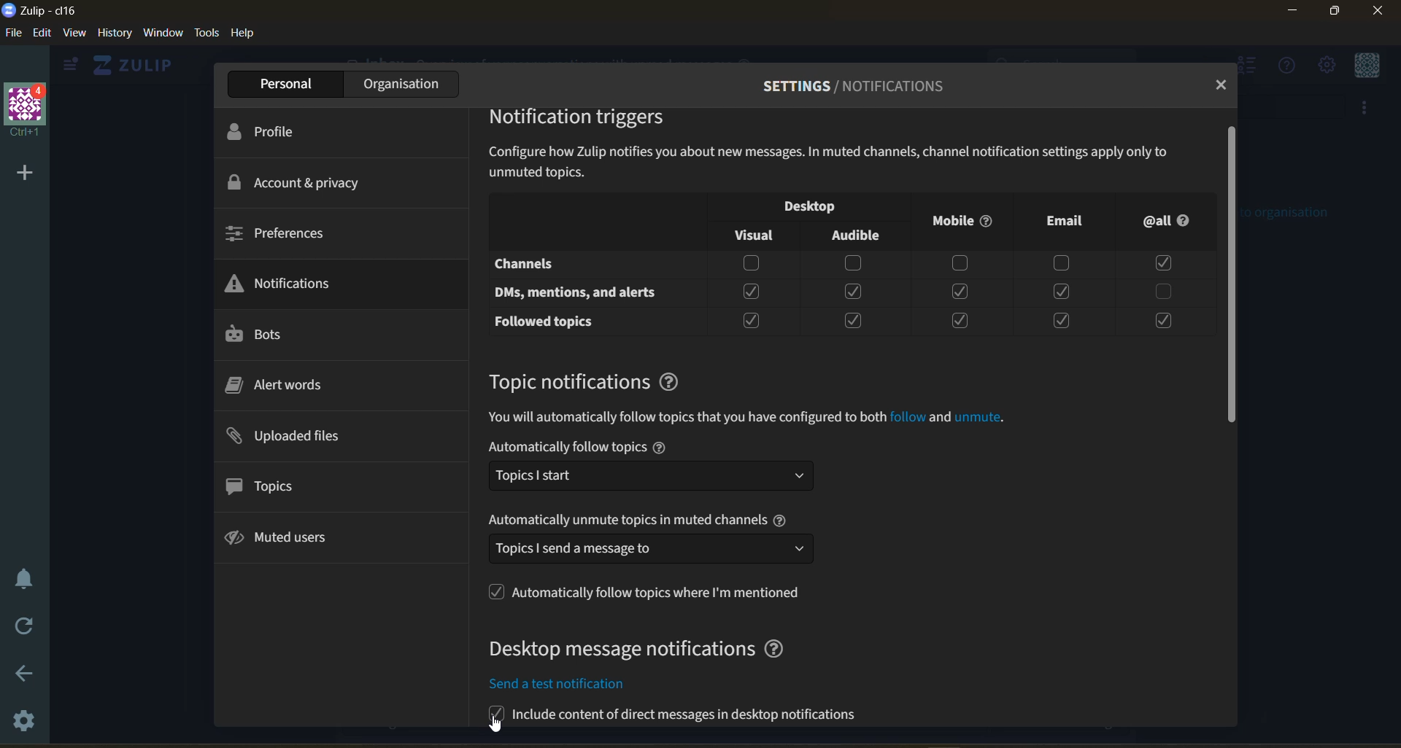  What do you see at coordinates (287, 281) in the screenshot?
I see `notifications` at bounding box center [287, 281].